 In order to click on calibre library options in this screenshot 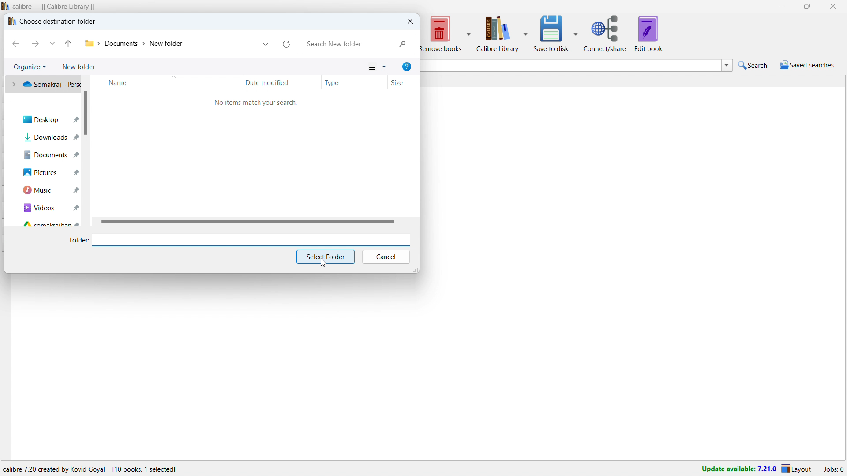, I will do `click(525, 33)`.